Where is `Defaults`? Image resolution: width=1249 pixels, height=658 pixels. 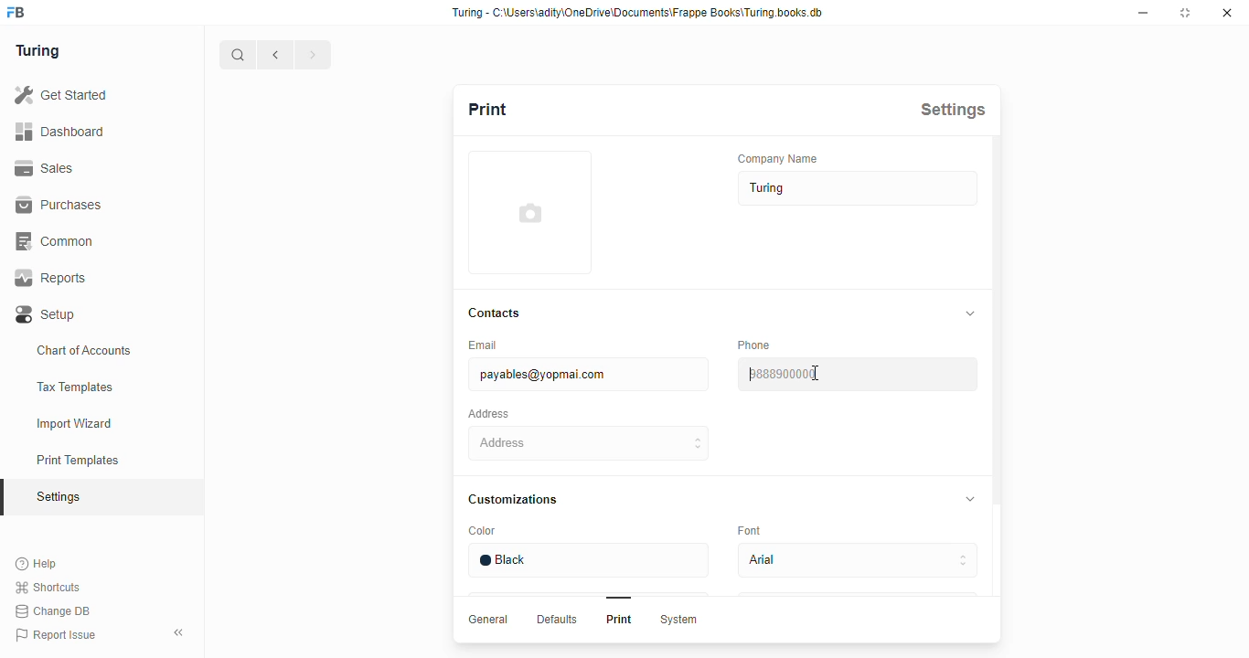
Defaults is located at coordinates (554, 620).